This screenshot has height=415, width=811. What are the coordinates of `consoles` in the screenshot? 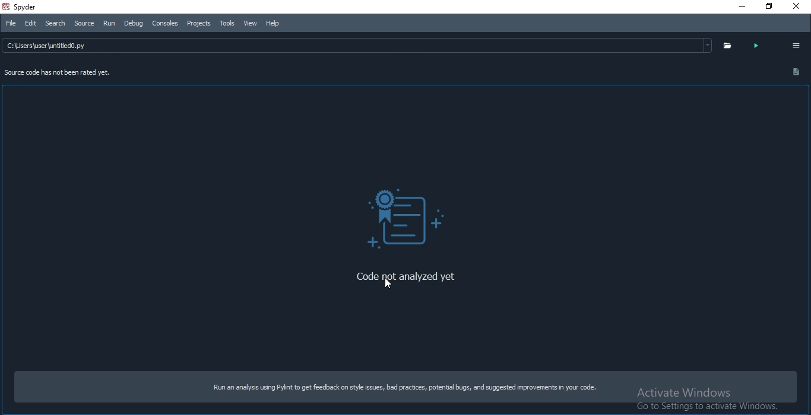 It's located at (164, 23).